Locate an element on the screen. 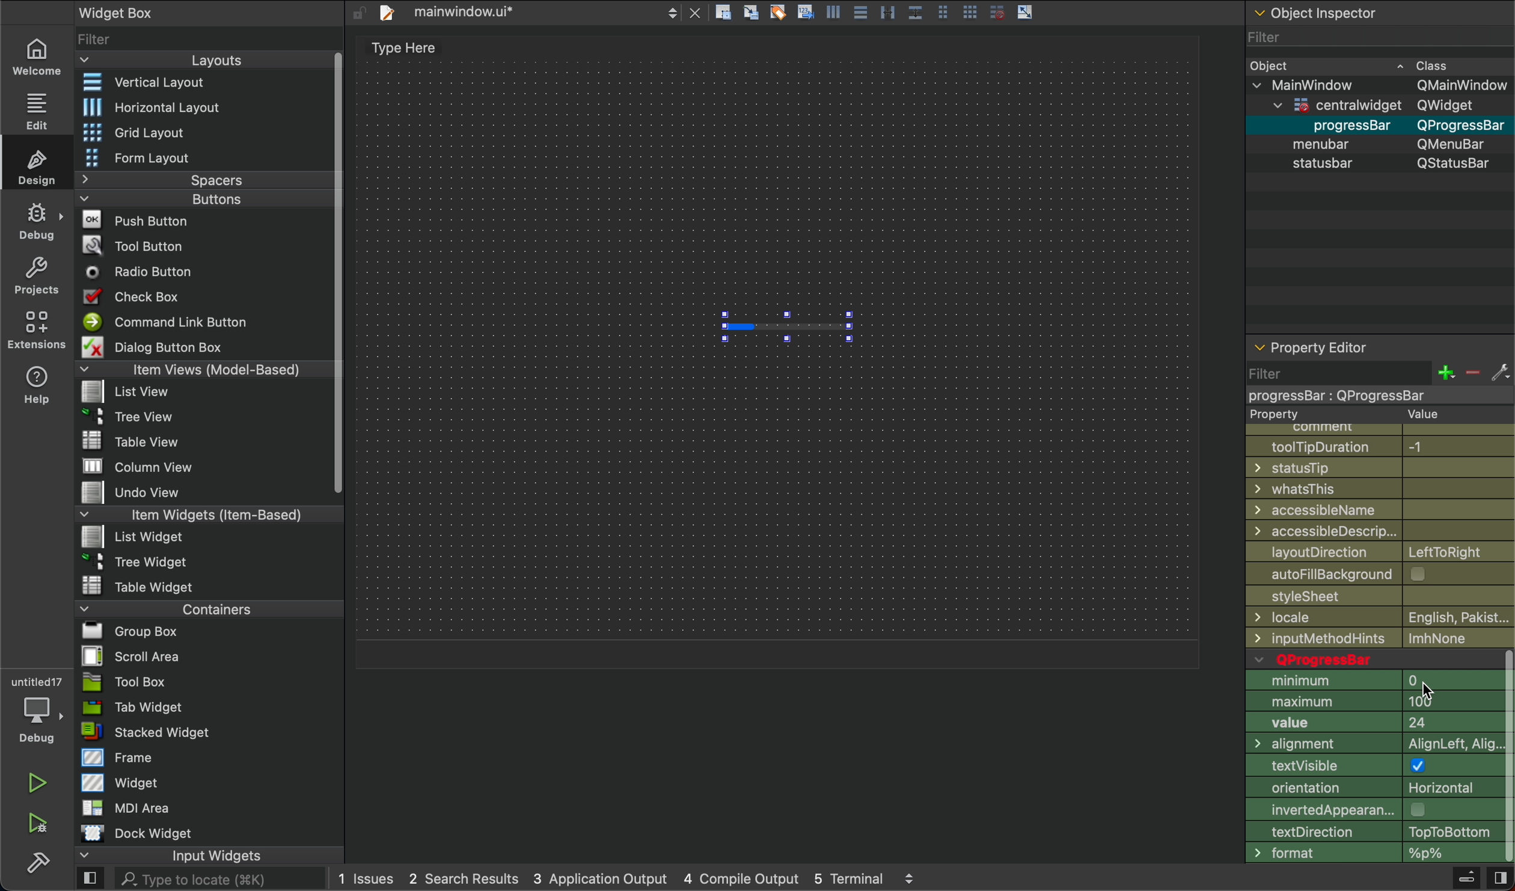 This screenshot has height=891, width=1515. autofill is located at coordinates (1385, 575).